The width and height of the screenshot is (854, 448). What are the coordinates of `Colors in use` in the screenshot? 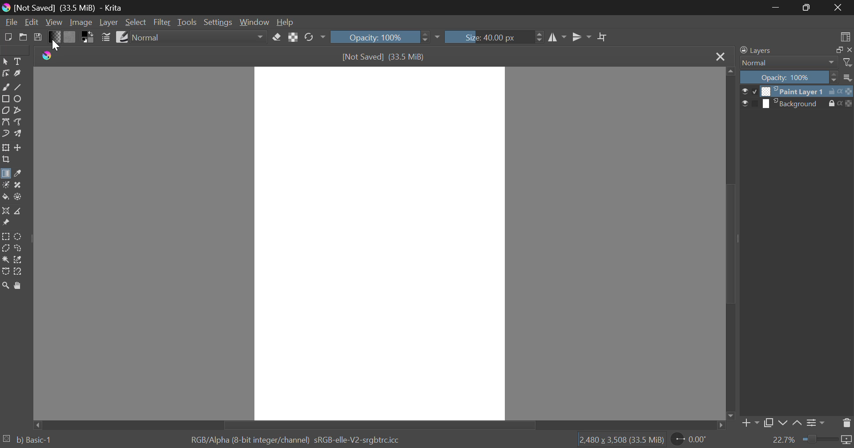 It's located at (88, 36).